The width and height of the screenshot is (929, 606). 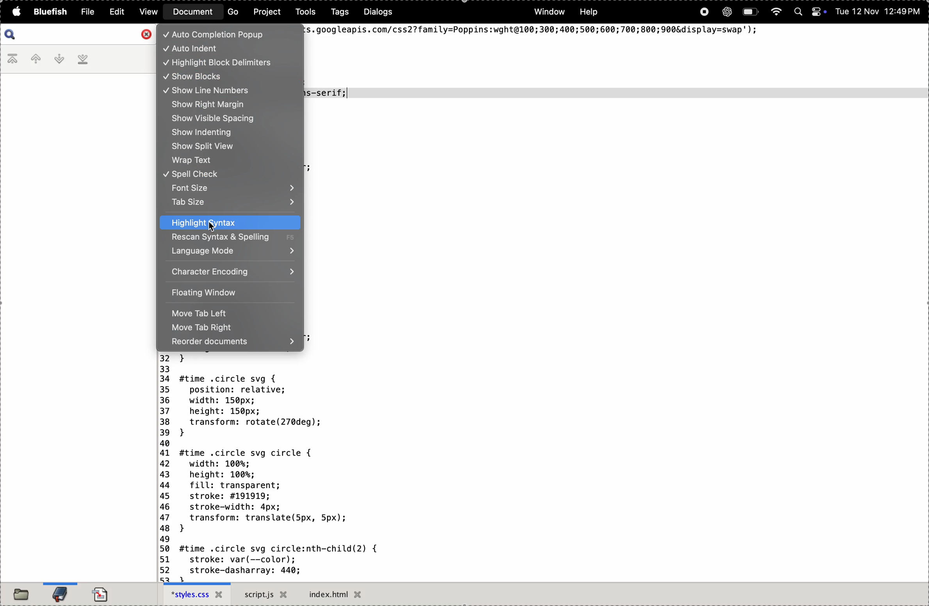 What do you see at coordinates (37, 59) in the screenshot?
I see `previous bookmark` at bounding box center [37, 59].